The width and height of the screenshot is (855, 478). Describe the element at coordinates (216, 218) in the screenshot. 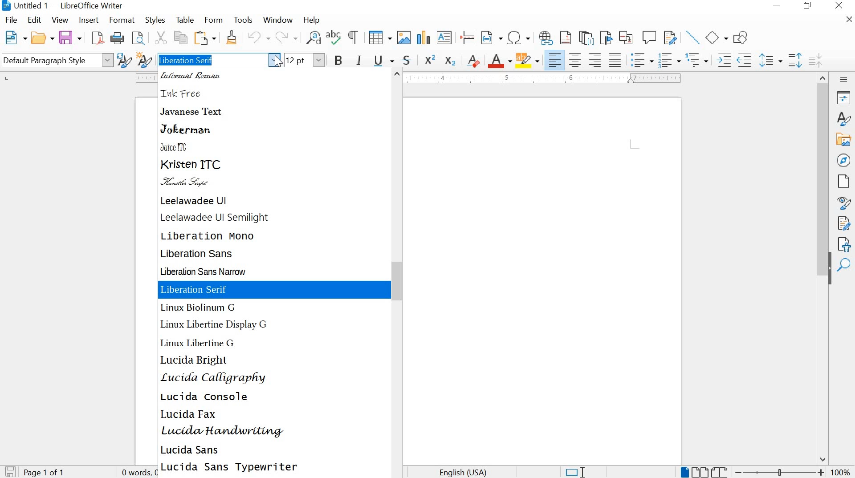

I see `LEELAWADEE UI SEMILIGHT` at that location.